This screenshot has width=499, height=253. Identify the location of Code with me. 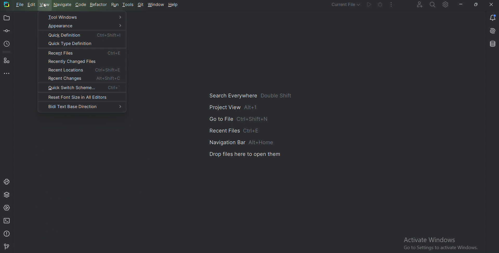
(419, 4).